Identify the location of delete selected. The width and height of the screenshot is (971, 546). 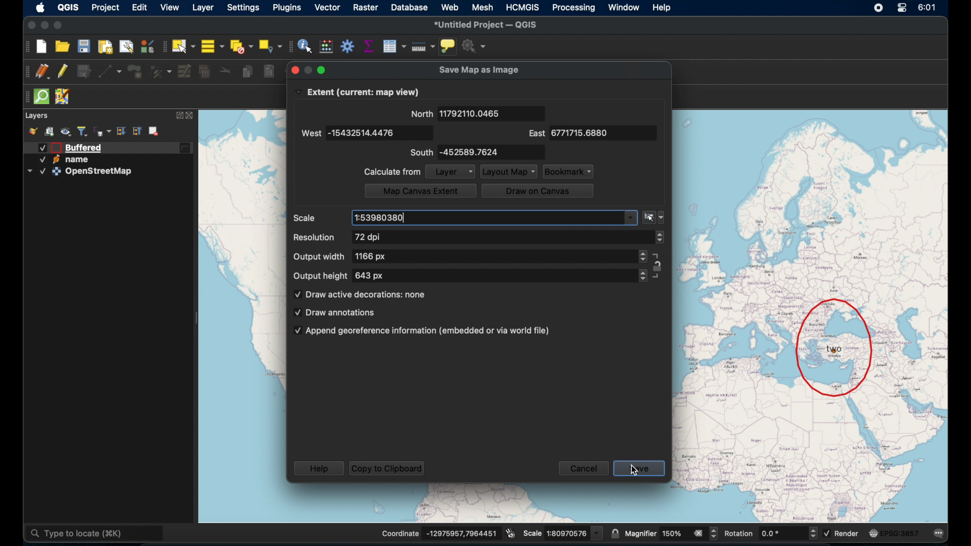
(206, 71).